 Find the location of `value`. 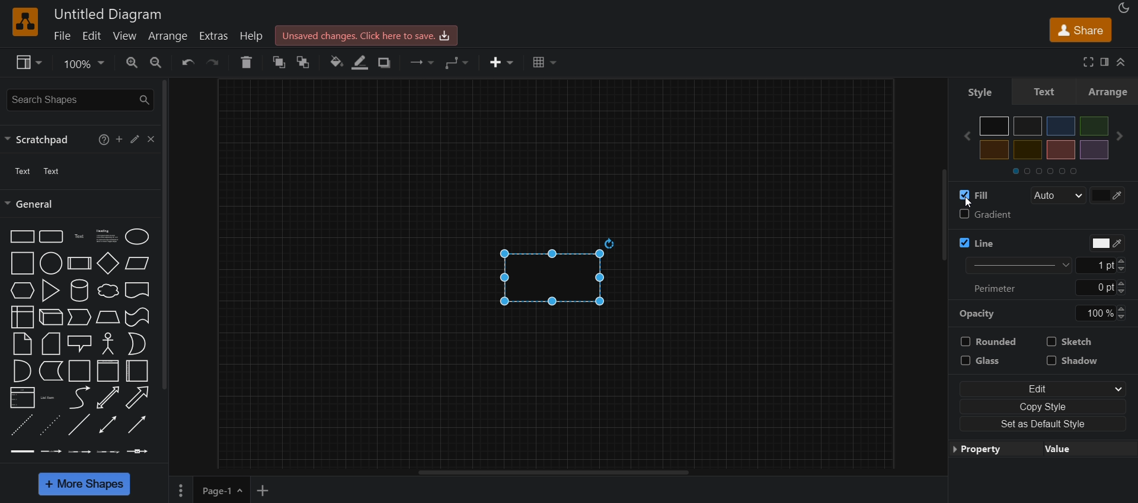

value is located at coordinates (1081, 452).